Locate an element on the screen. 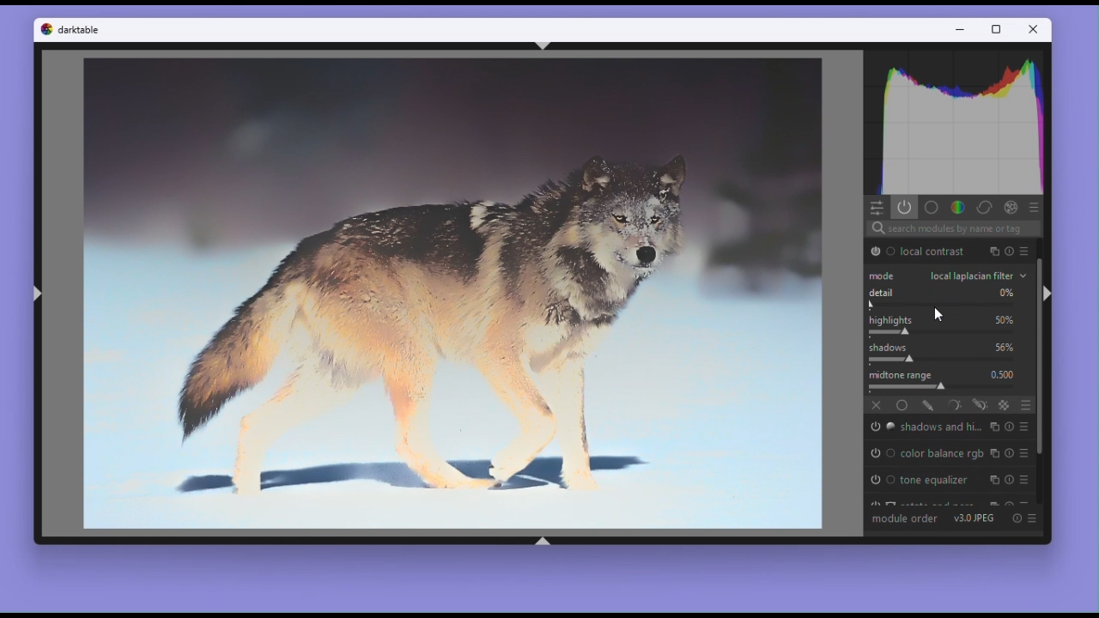 This screenshot has width=1099, height=618. change the local contrast of shadows is located at coordinates (892, 360).